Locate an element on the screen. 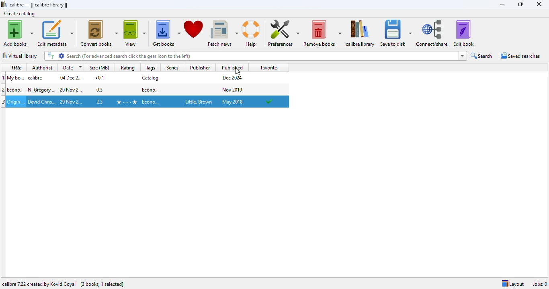 The height and width of the screenshot is (289, 549). added to favorites is located at coordinates (268, 102).